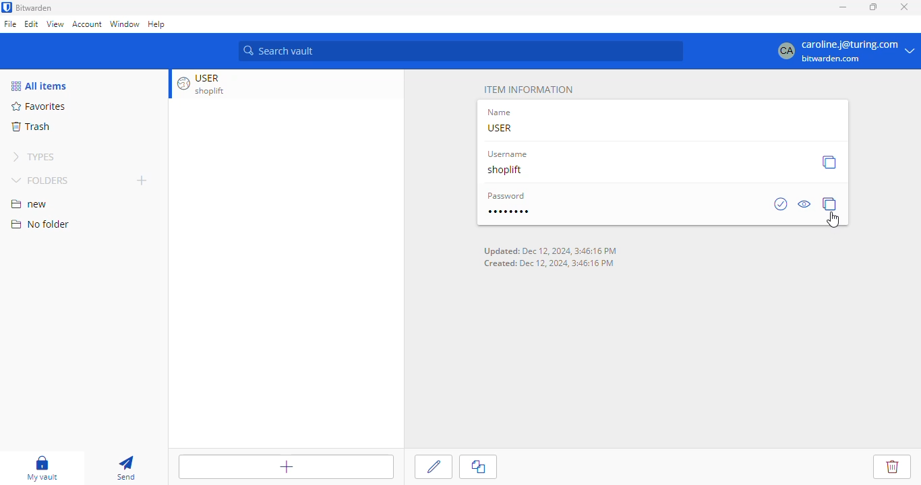 The width and height of the screenshot is (921, 485). What do you see at coordinates (7, 7) in the screenshot?
I see `logo` at bounding box center [7, 7].